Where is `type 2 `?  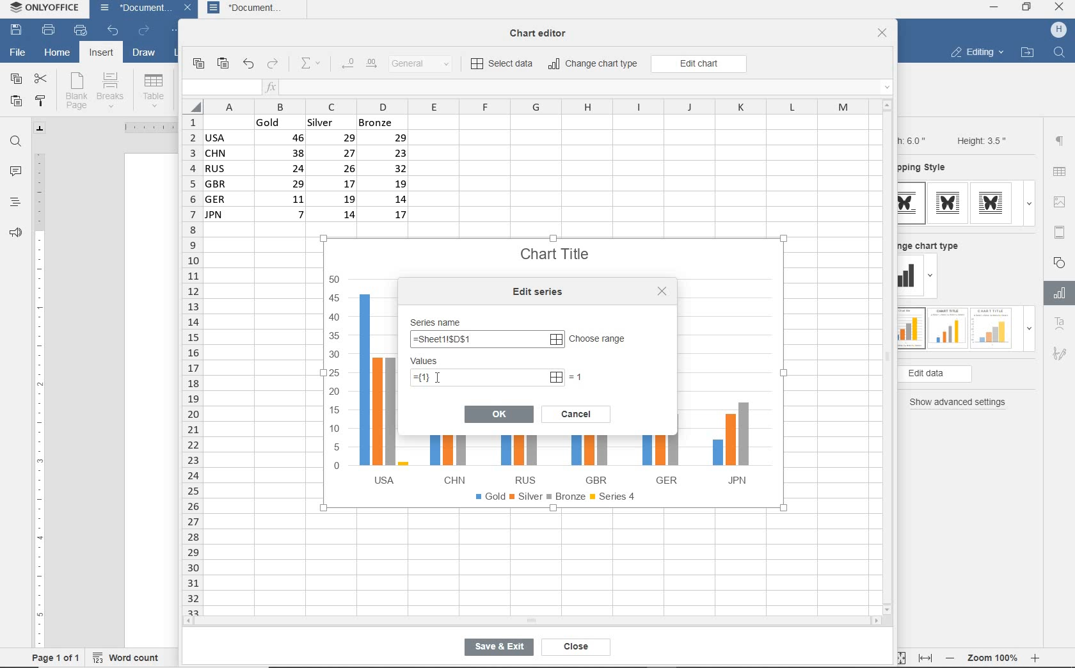 type 2  is located at coordinates (946, 327).